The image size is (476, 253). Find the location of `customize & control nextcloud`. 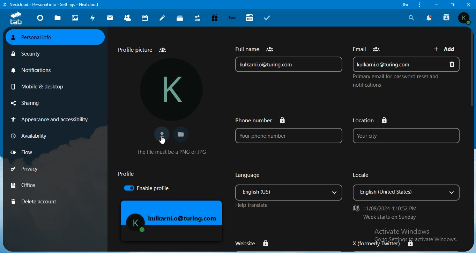

customize & control nextcloud is located at coordinates (418, 5).